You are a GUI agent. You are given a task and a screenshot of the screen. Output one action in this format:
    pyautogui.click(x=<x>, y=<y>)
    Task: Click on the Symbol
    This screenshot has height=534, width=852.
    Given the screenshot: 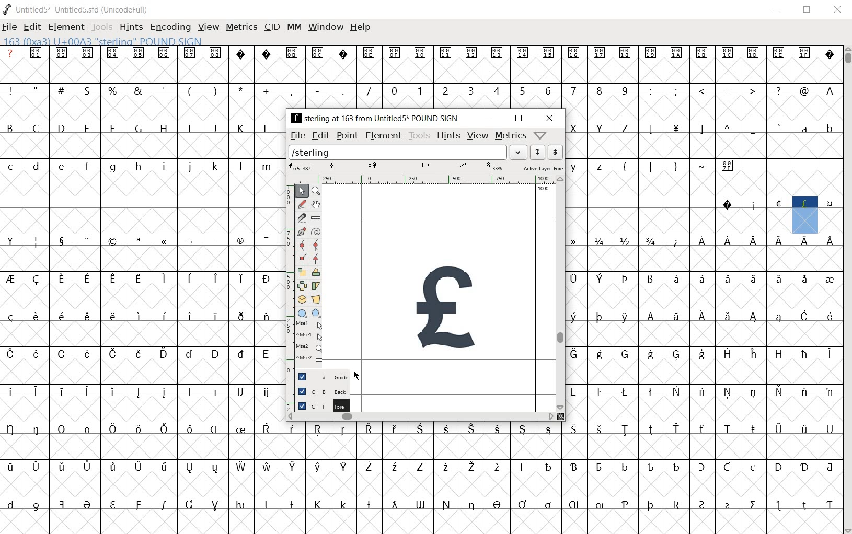 What is the action you would take?
    pyautogui.click(x=626, y=52)
    